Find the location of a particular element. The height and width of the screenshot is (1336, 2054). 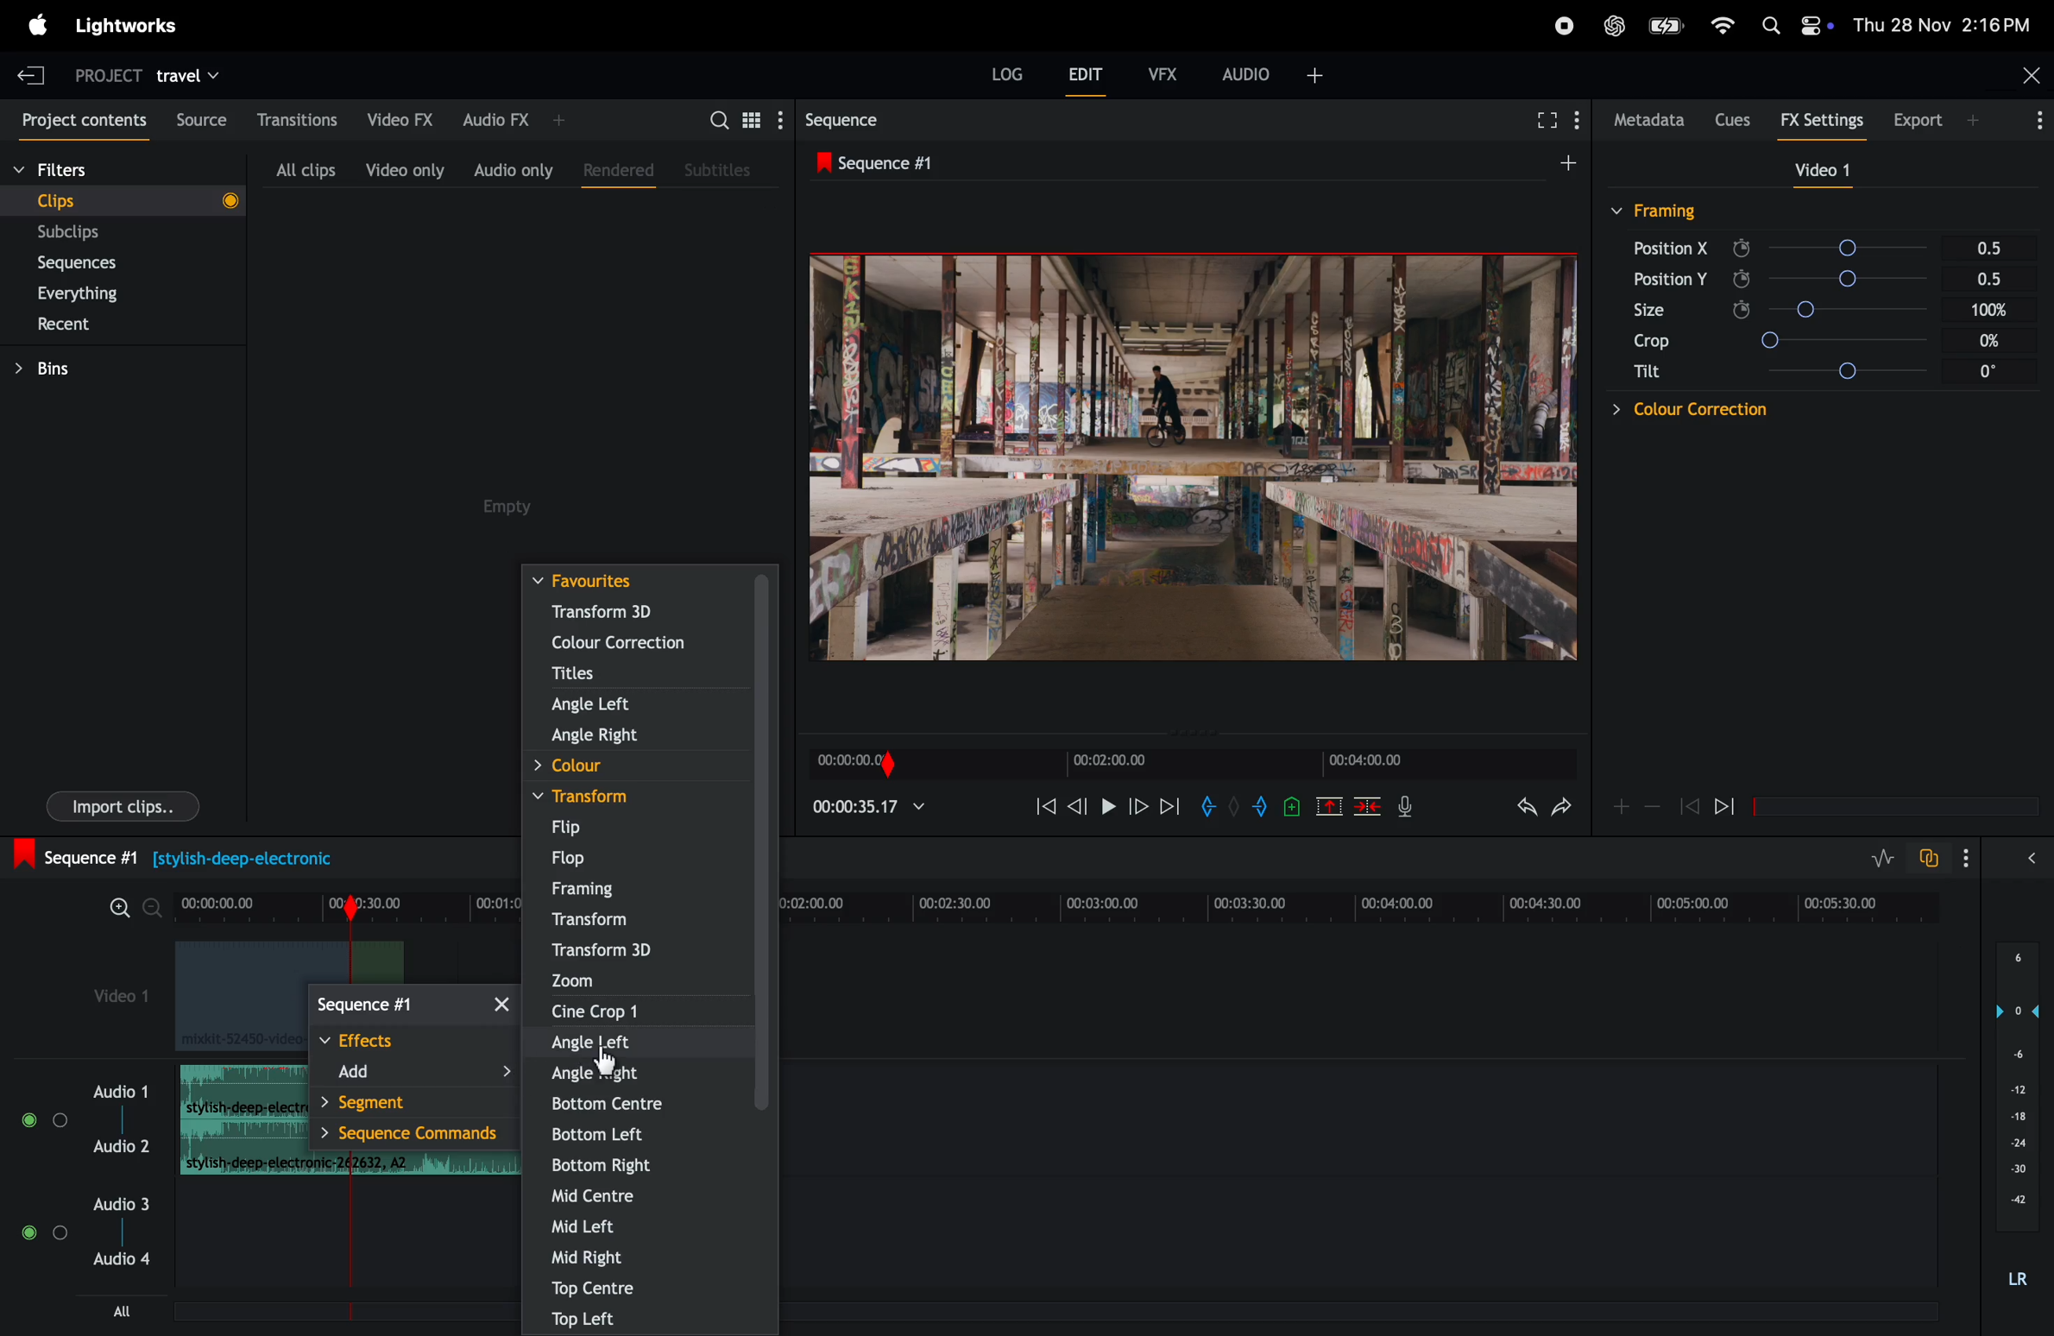

colour correction is located at coordinates (628, 642).